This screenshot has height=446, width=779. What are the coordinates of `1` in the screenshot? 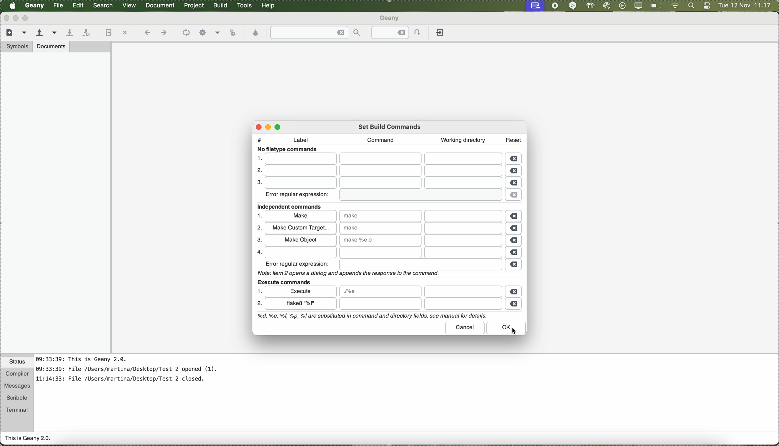 It's located at (259, 291).